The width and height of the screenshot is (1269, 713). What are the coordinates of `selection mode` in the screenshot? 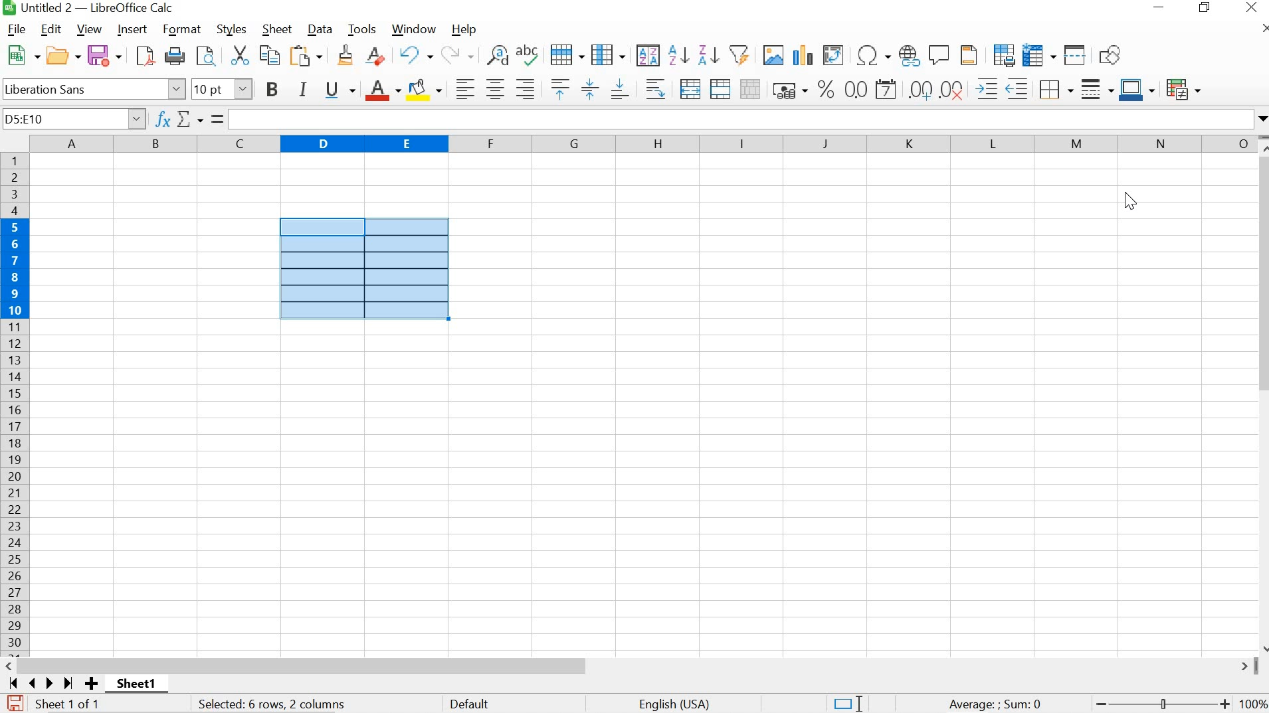 It's located at (847, 703).